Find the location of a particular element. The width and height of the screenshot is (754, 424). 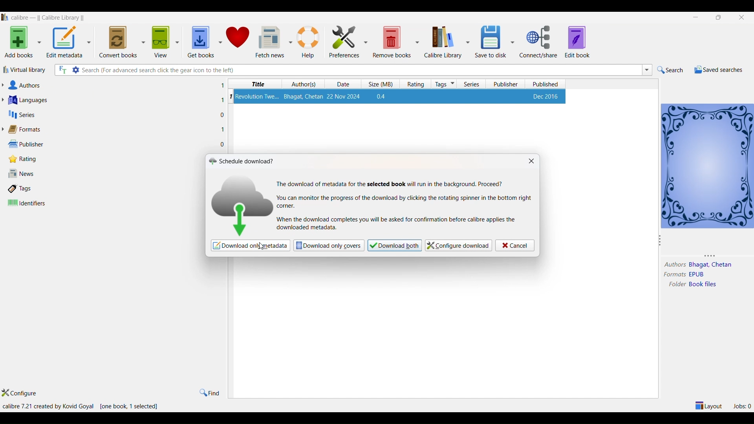

title is located at coordinates (256, 84).